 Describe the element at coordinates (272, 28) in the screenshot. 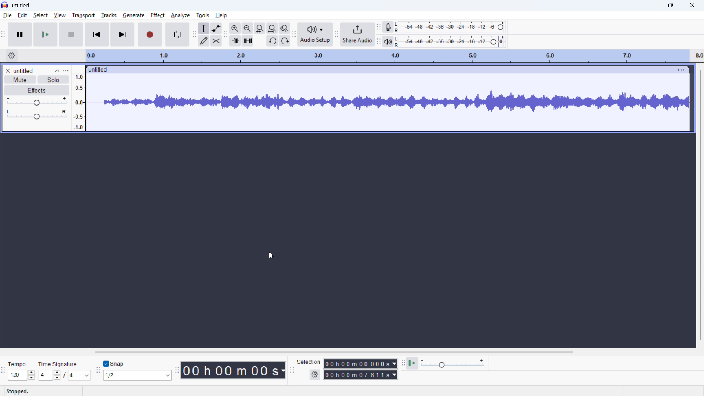

I see `fit project to width` at that location.